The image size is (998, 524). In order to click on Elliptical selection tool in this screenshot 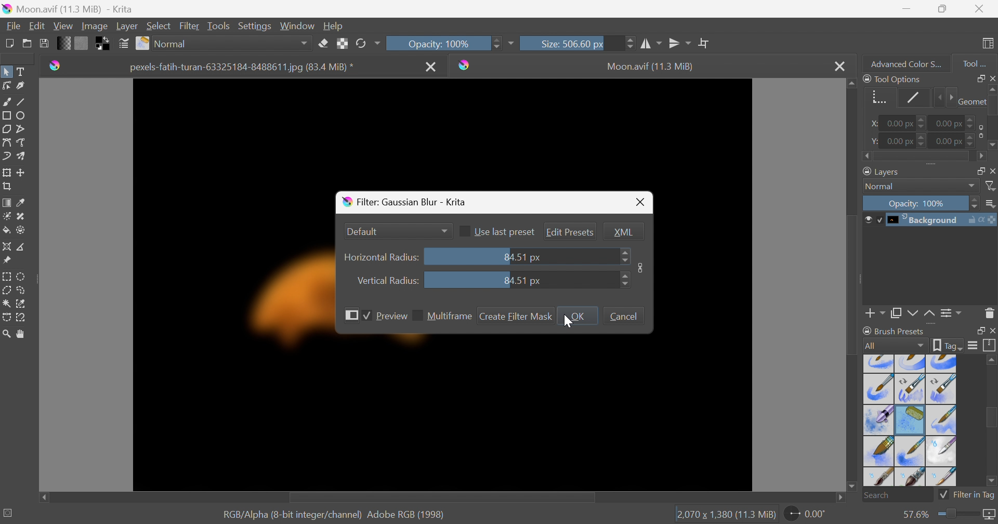, I will do `click(22, 277)`.